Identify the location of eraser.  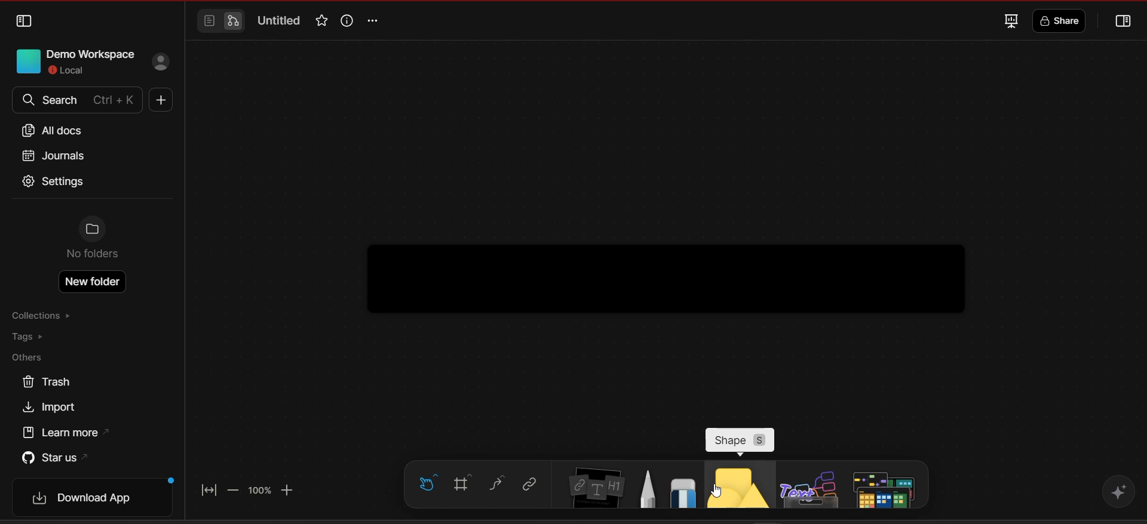
(683, 489).